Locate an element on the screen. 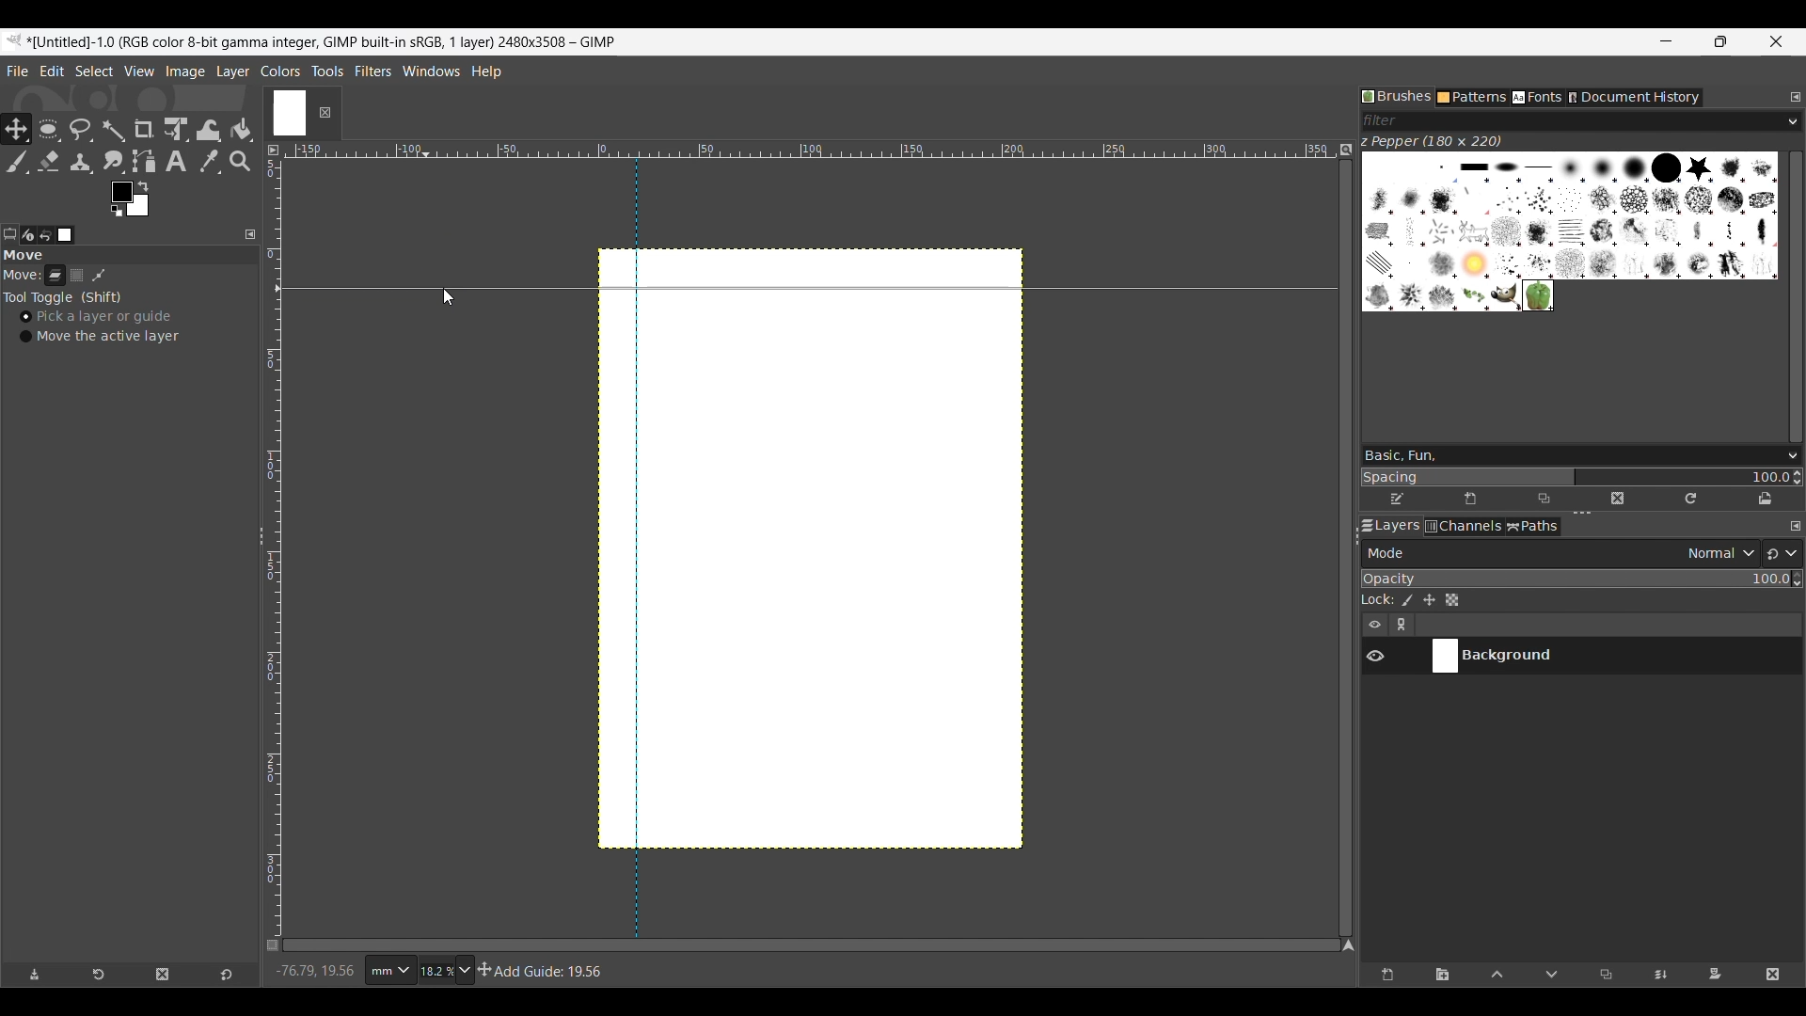 The height and width of the screenshot is (1016, 1806). Refresh brushes is located at coordinates (1690, 500).